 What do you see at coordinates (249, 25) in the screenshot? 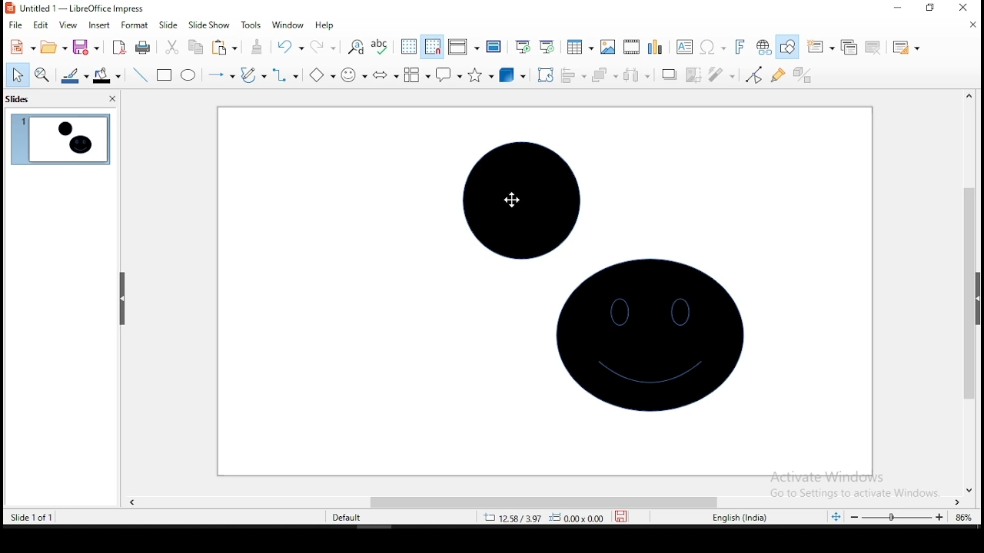
I see `tools` at bounding box center [249, 25].